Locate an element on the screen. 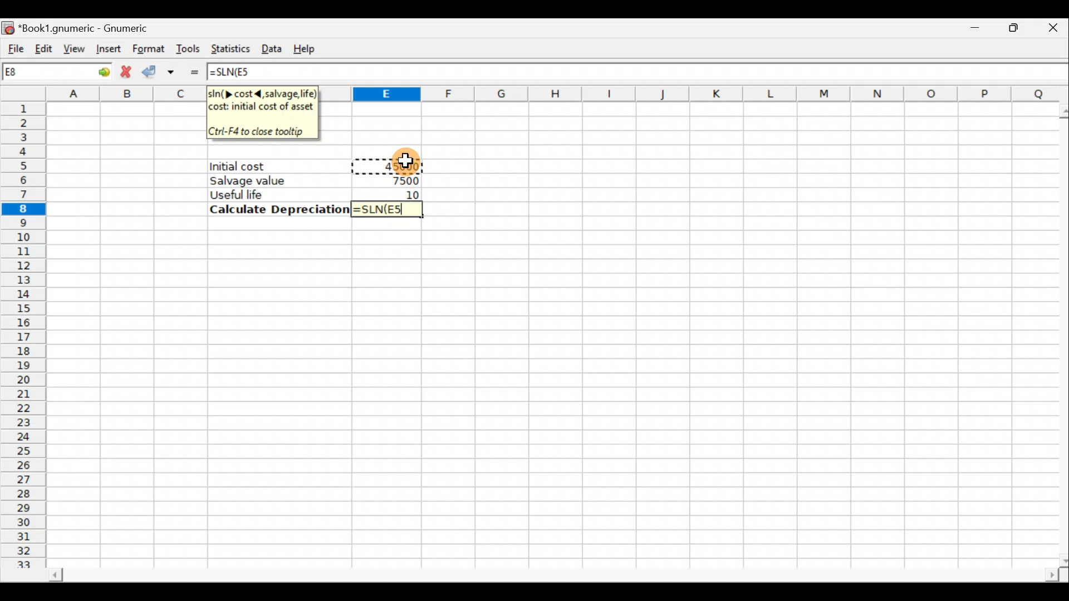  Edit is located at coordinates (44, 46).